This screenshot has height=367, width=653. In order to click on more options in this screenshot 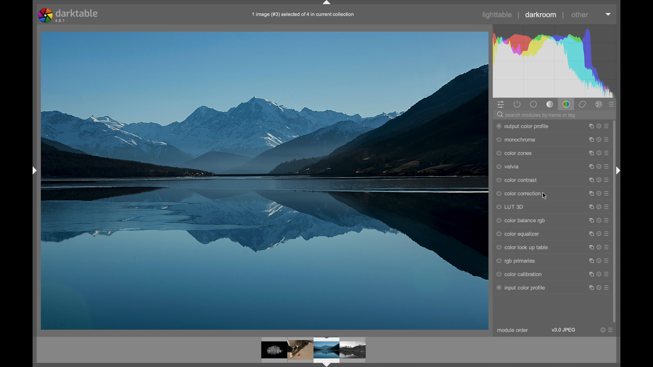, I will do `click(599, 261)`.